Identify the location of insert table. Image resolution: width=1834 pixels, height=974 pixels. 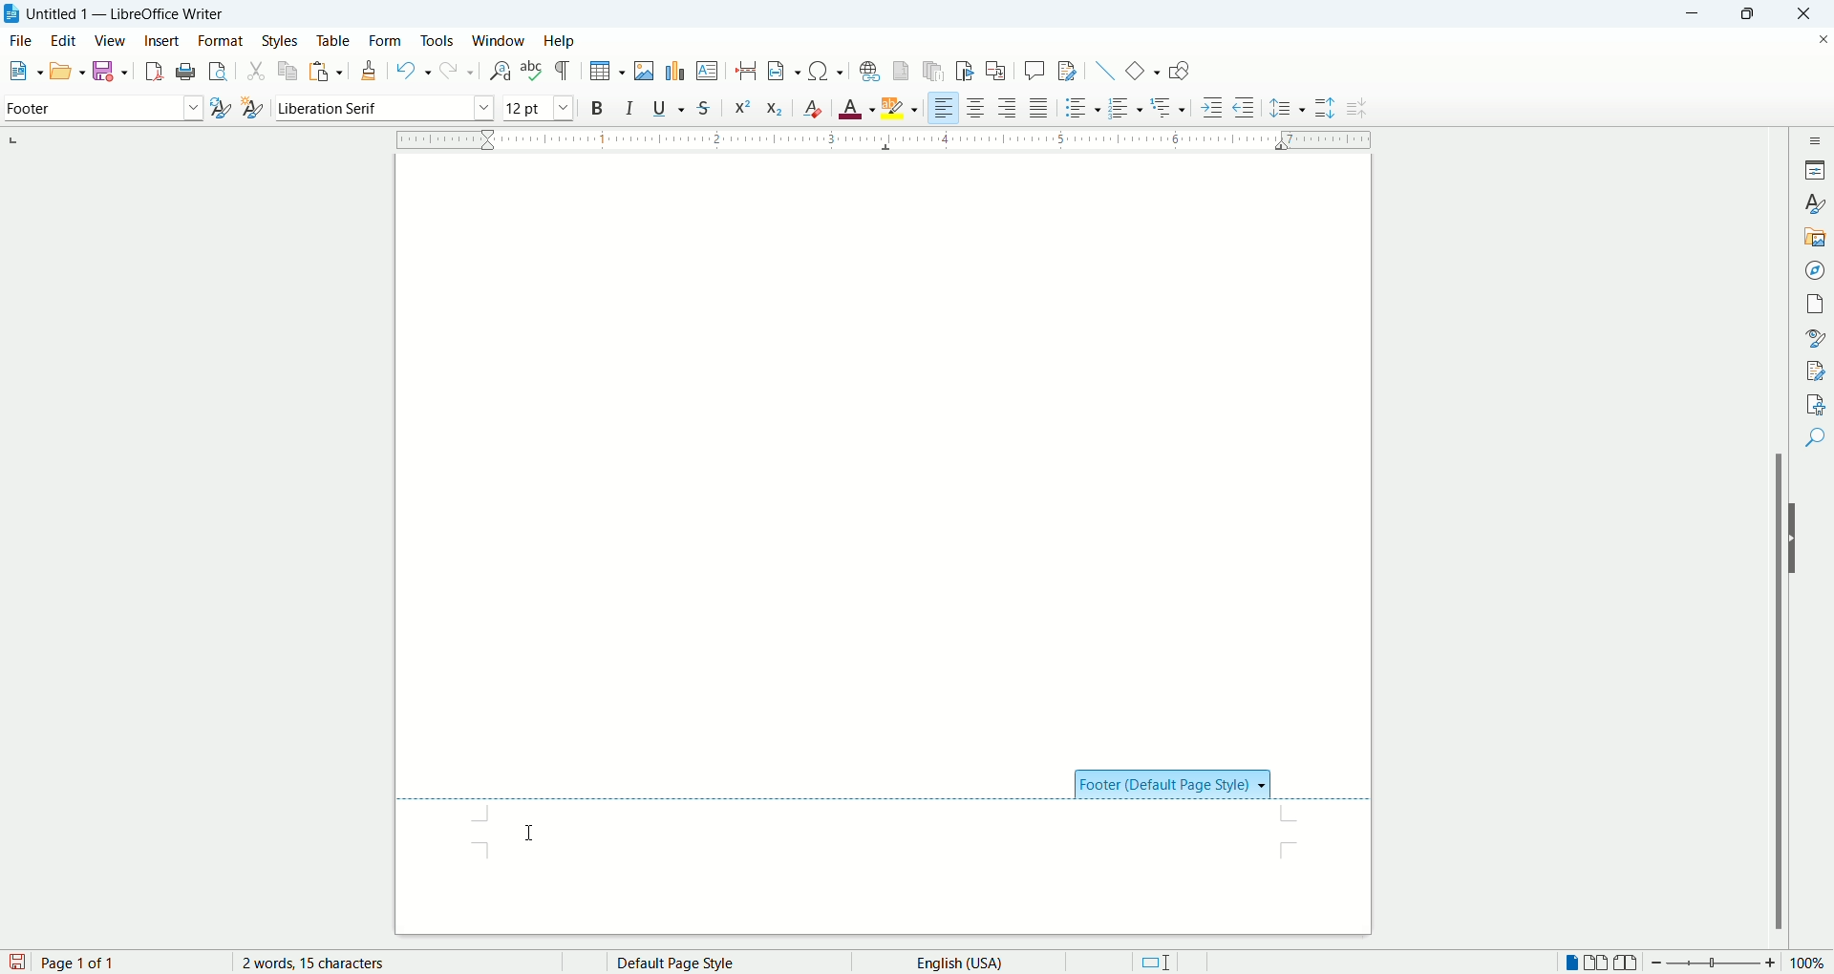
(608, 72).